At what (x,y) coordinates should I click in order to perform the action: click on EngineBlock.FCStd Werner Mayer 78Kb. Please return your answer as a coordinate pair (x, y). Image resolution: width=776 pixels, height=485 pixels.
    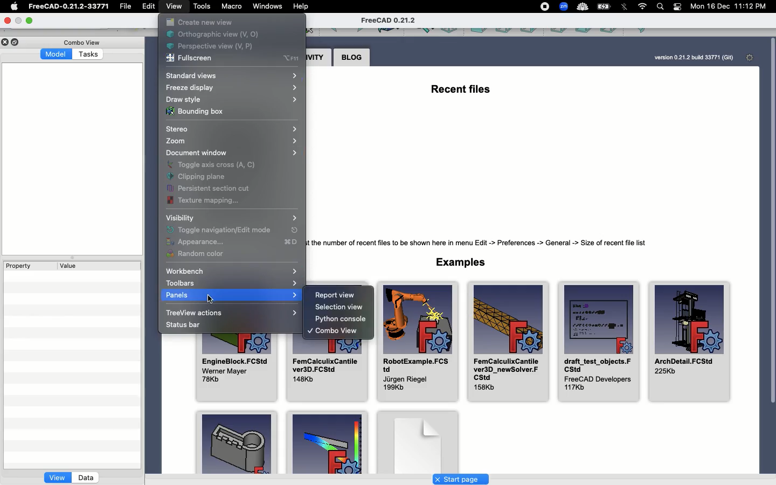
    Looking at the image, I should click on (238, 368).